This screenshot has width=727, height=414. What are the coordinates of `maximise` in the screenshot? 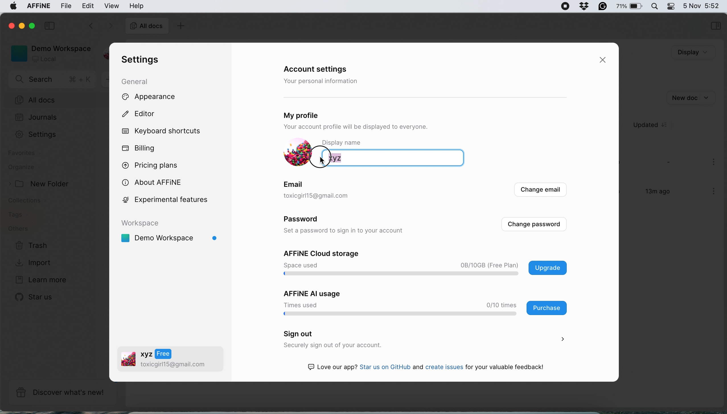 It's located at (34, 26).